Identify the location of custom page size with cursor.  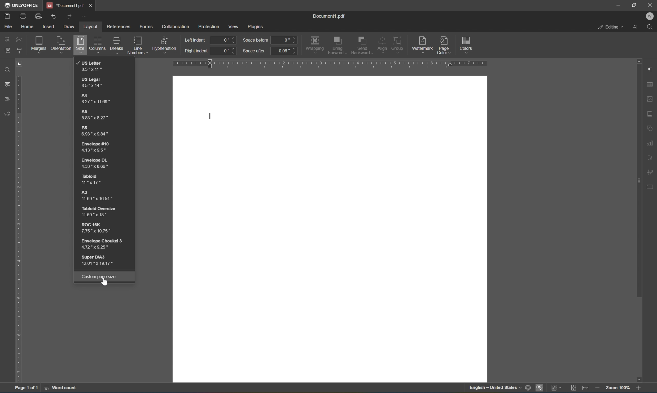
(99, 277).